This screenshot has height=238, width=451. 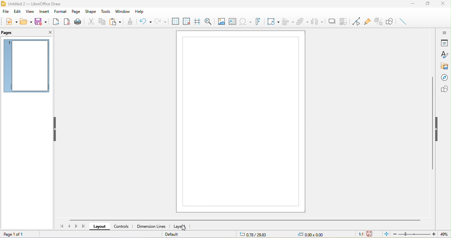 I want to click on helpline while moving, so click(x=197, y=22).